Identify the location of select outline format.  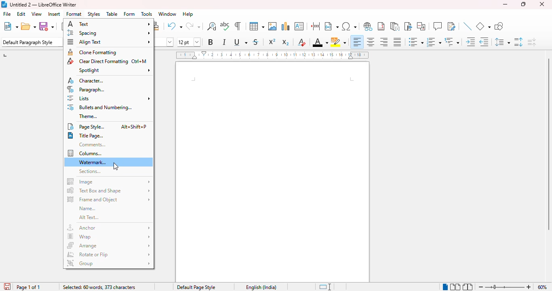
(452, 42).